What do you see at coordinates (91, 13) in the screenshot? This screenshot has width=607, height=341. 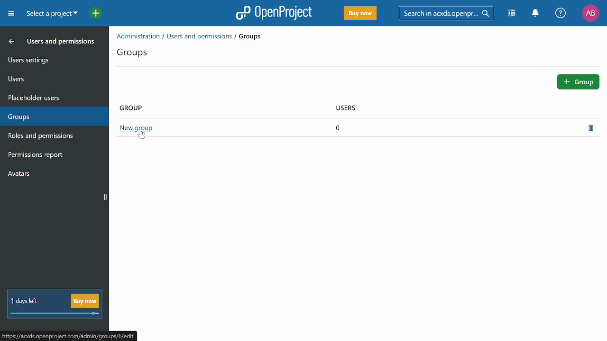 I see `Open quick add menu` at bounding box center [91, 13].